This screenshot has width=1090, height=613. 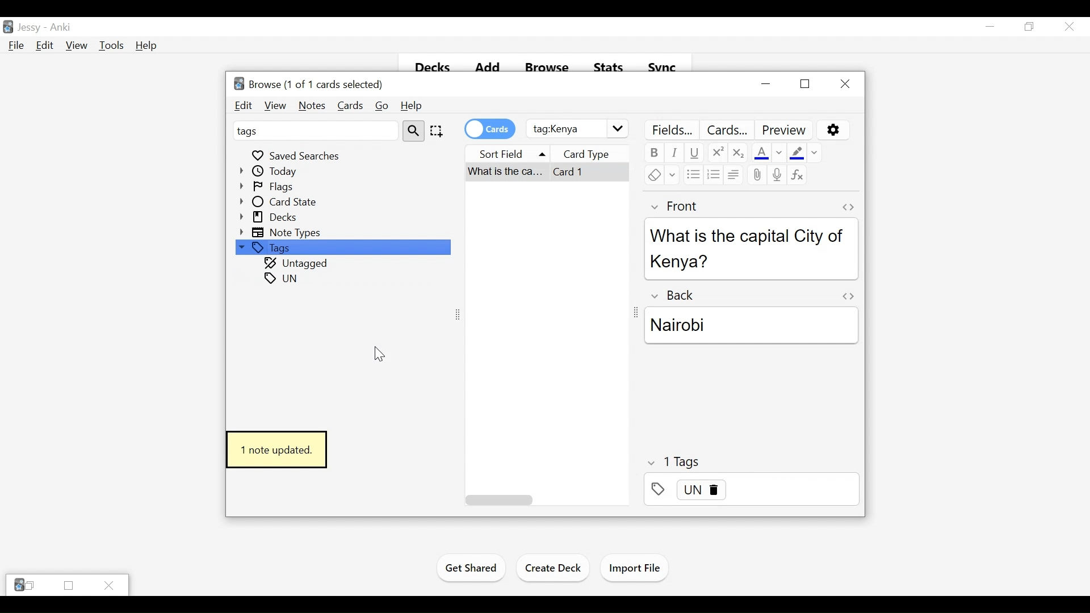 What do you see at coordinates (751, 489) in the screenshot?
I see `UN` at bounding box center [751, 489].